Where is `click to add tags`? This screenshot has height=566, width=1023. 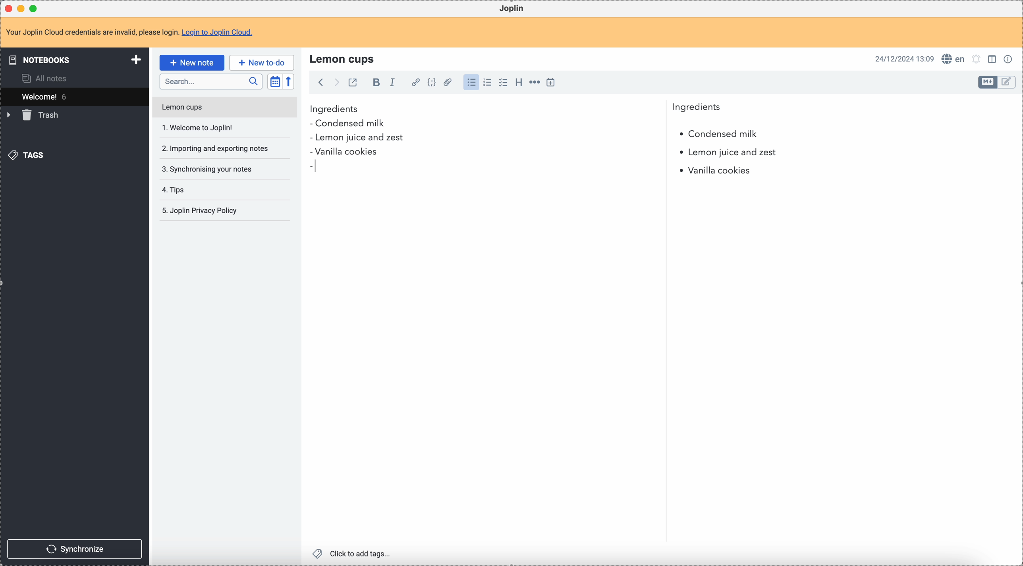 click to add tags is located at coordinates (354, 553).